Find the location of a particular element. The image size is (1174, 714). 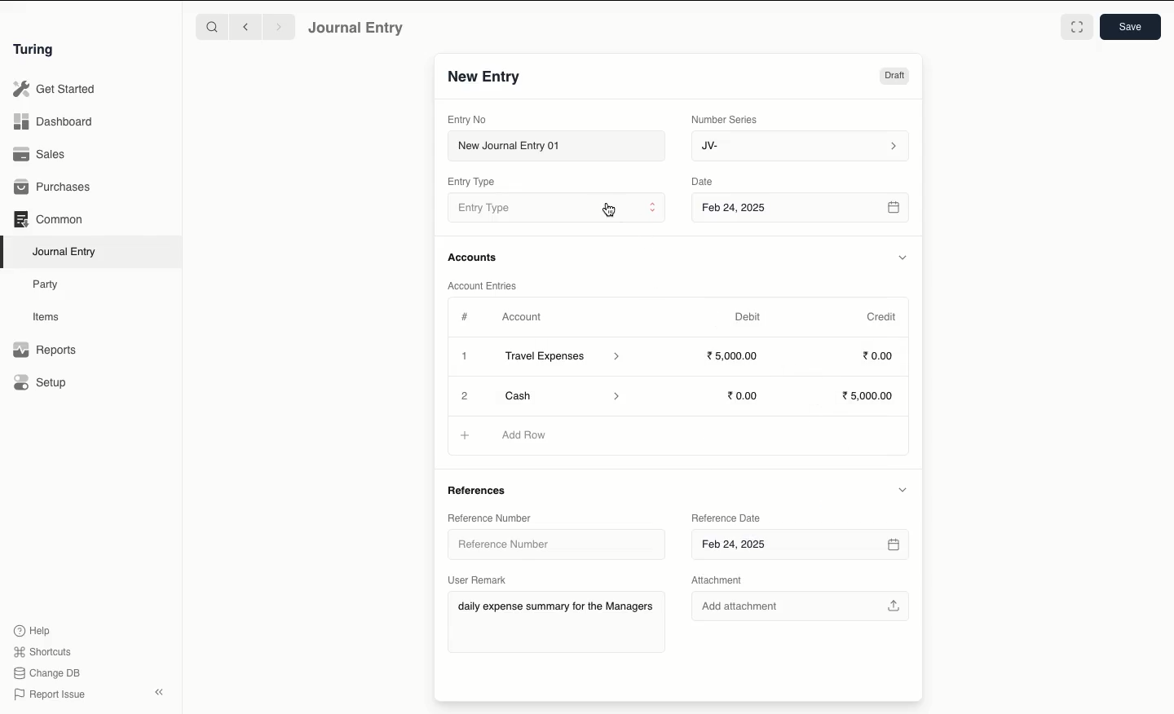

Toggle between form and full width is located at coordinates (1077, 27).